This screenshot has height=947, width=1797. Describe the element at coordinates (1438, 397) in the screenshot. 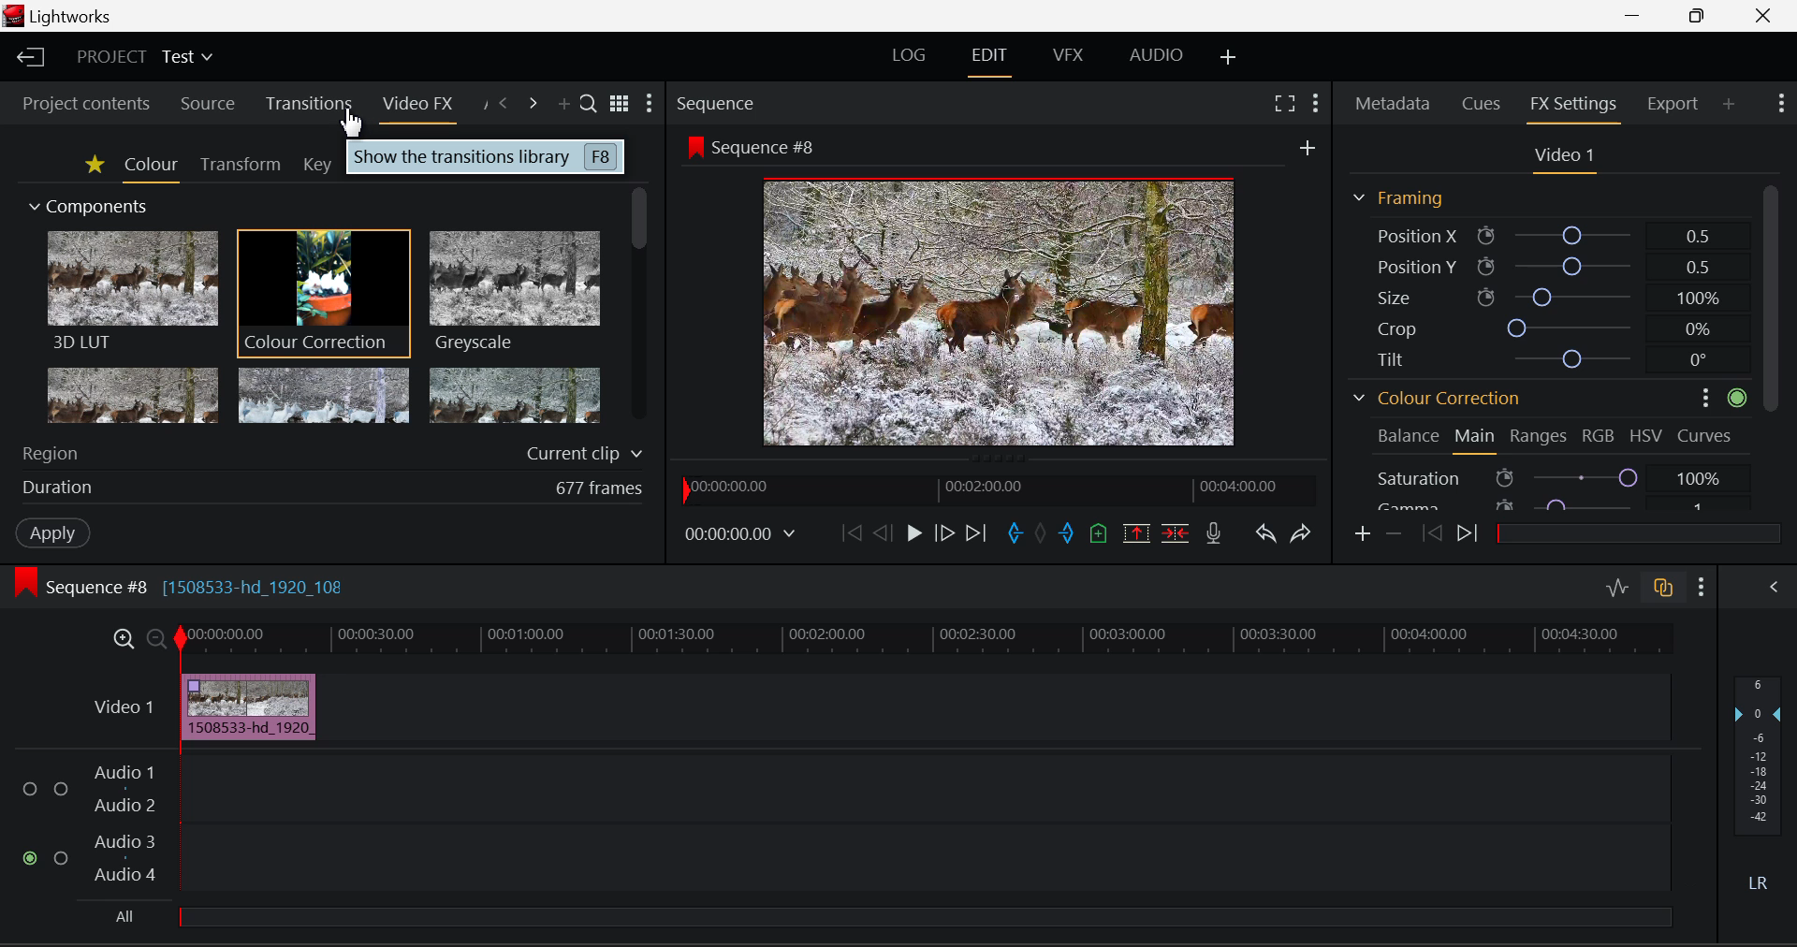

I see `Colour Correction` at that location.